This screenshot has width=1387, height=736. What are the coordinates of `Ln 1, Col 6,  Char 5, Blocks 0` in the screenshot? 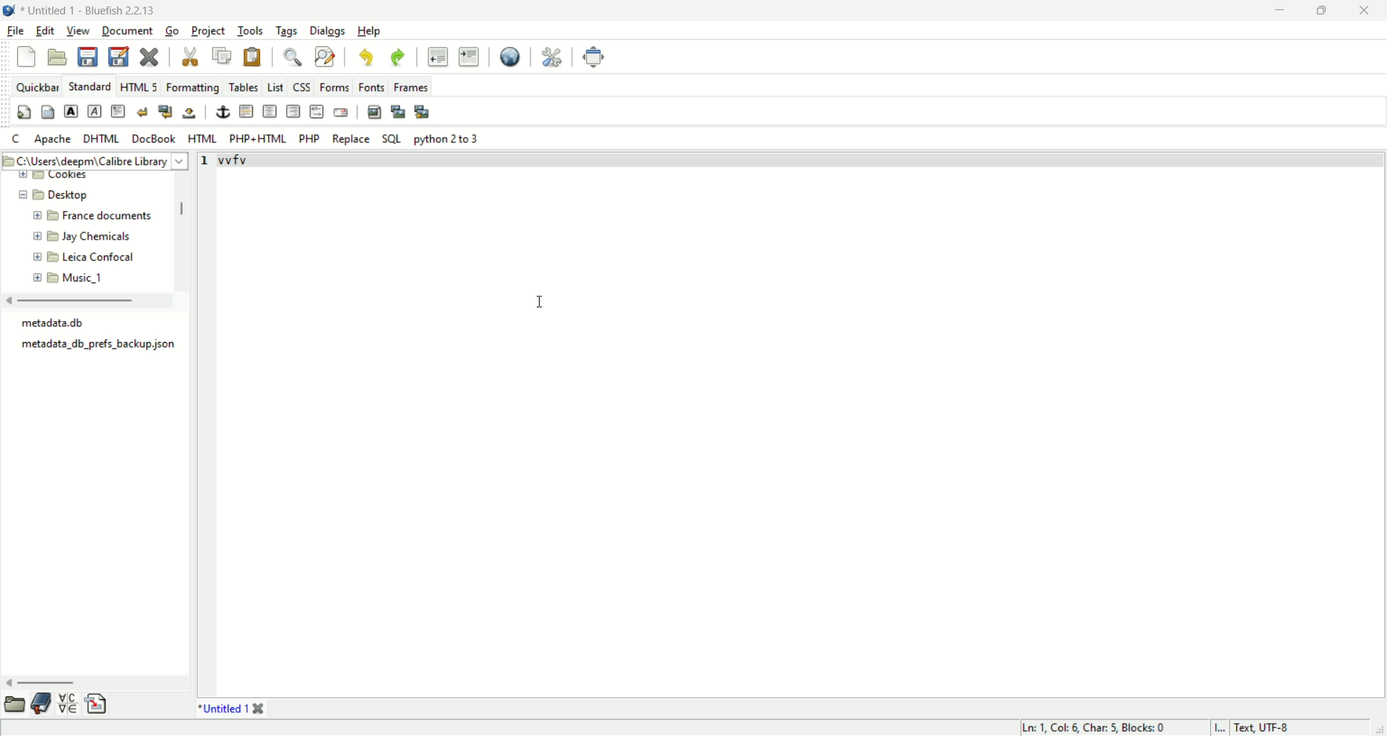 It's located at (1100, 725).